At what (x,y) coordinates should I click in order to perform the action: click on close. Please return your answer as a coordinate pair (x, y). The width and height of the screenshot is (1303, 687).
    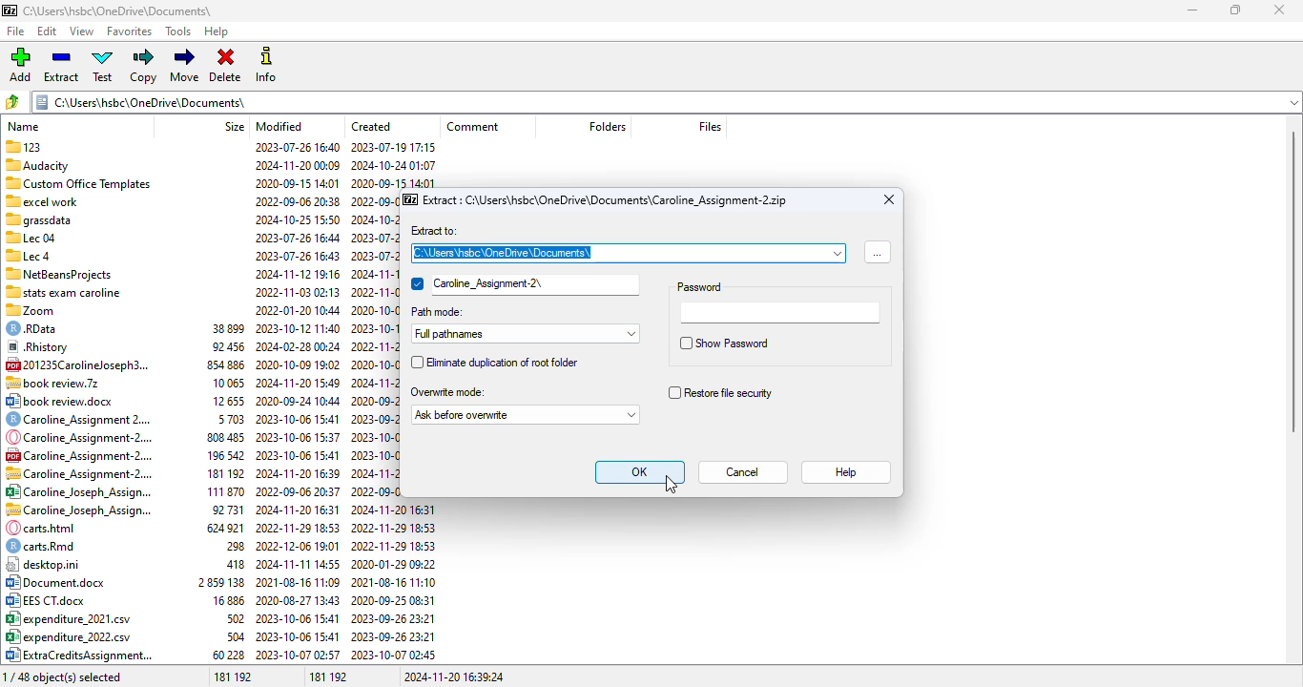
    Looking at the image, I should click on (1278, 10).